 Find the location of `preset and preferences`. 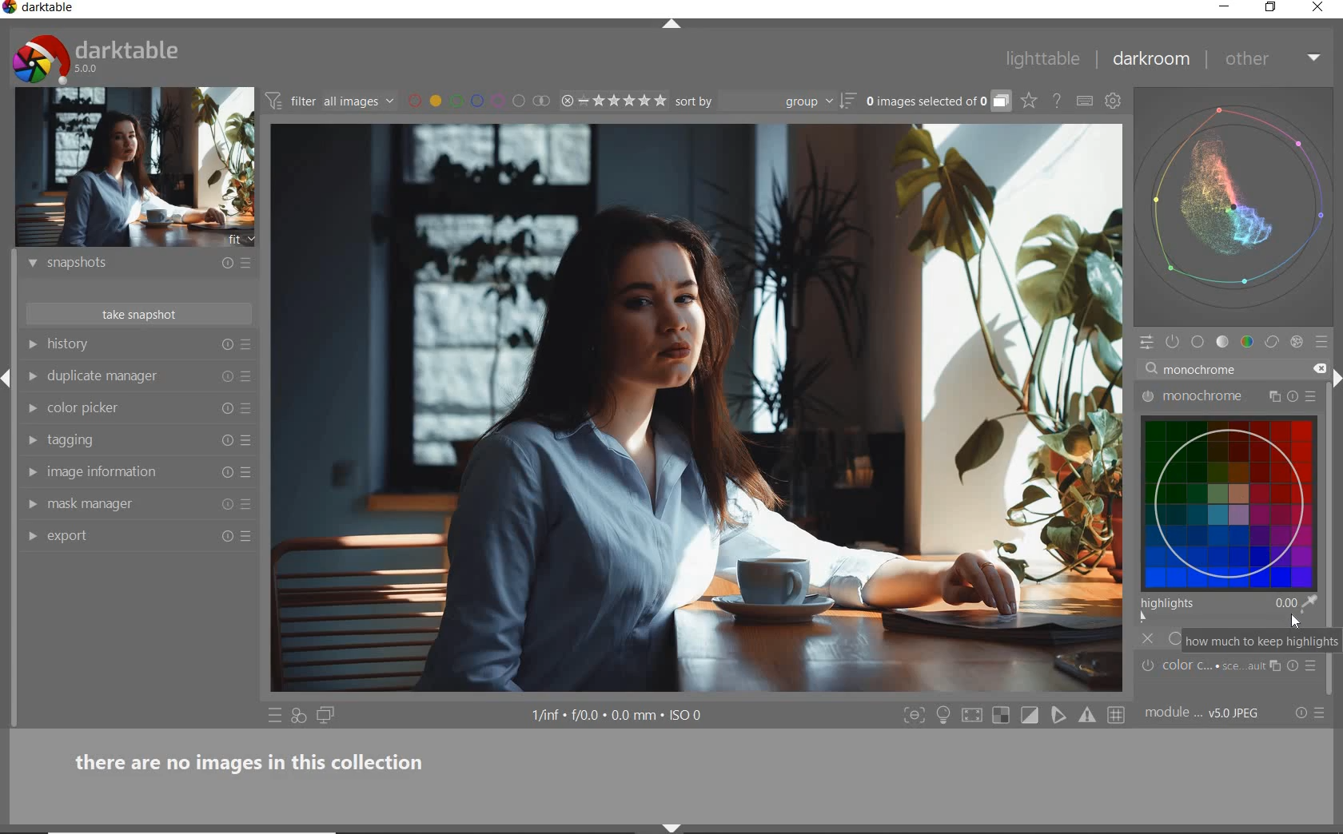

preset and preferences is located at coordinates (247, 473).